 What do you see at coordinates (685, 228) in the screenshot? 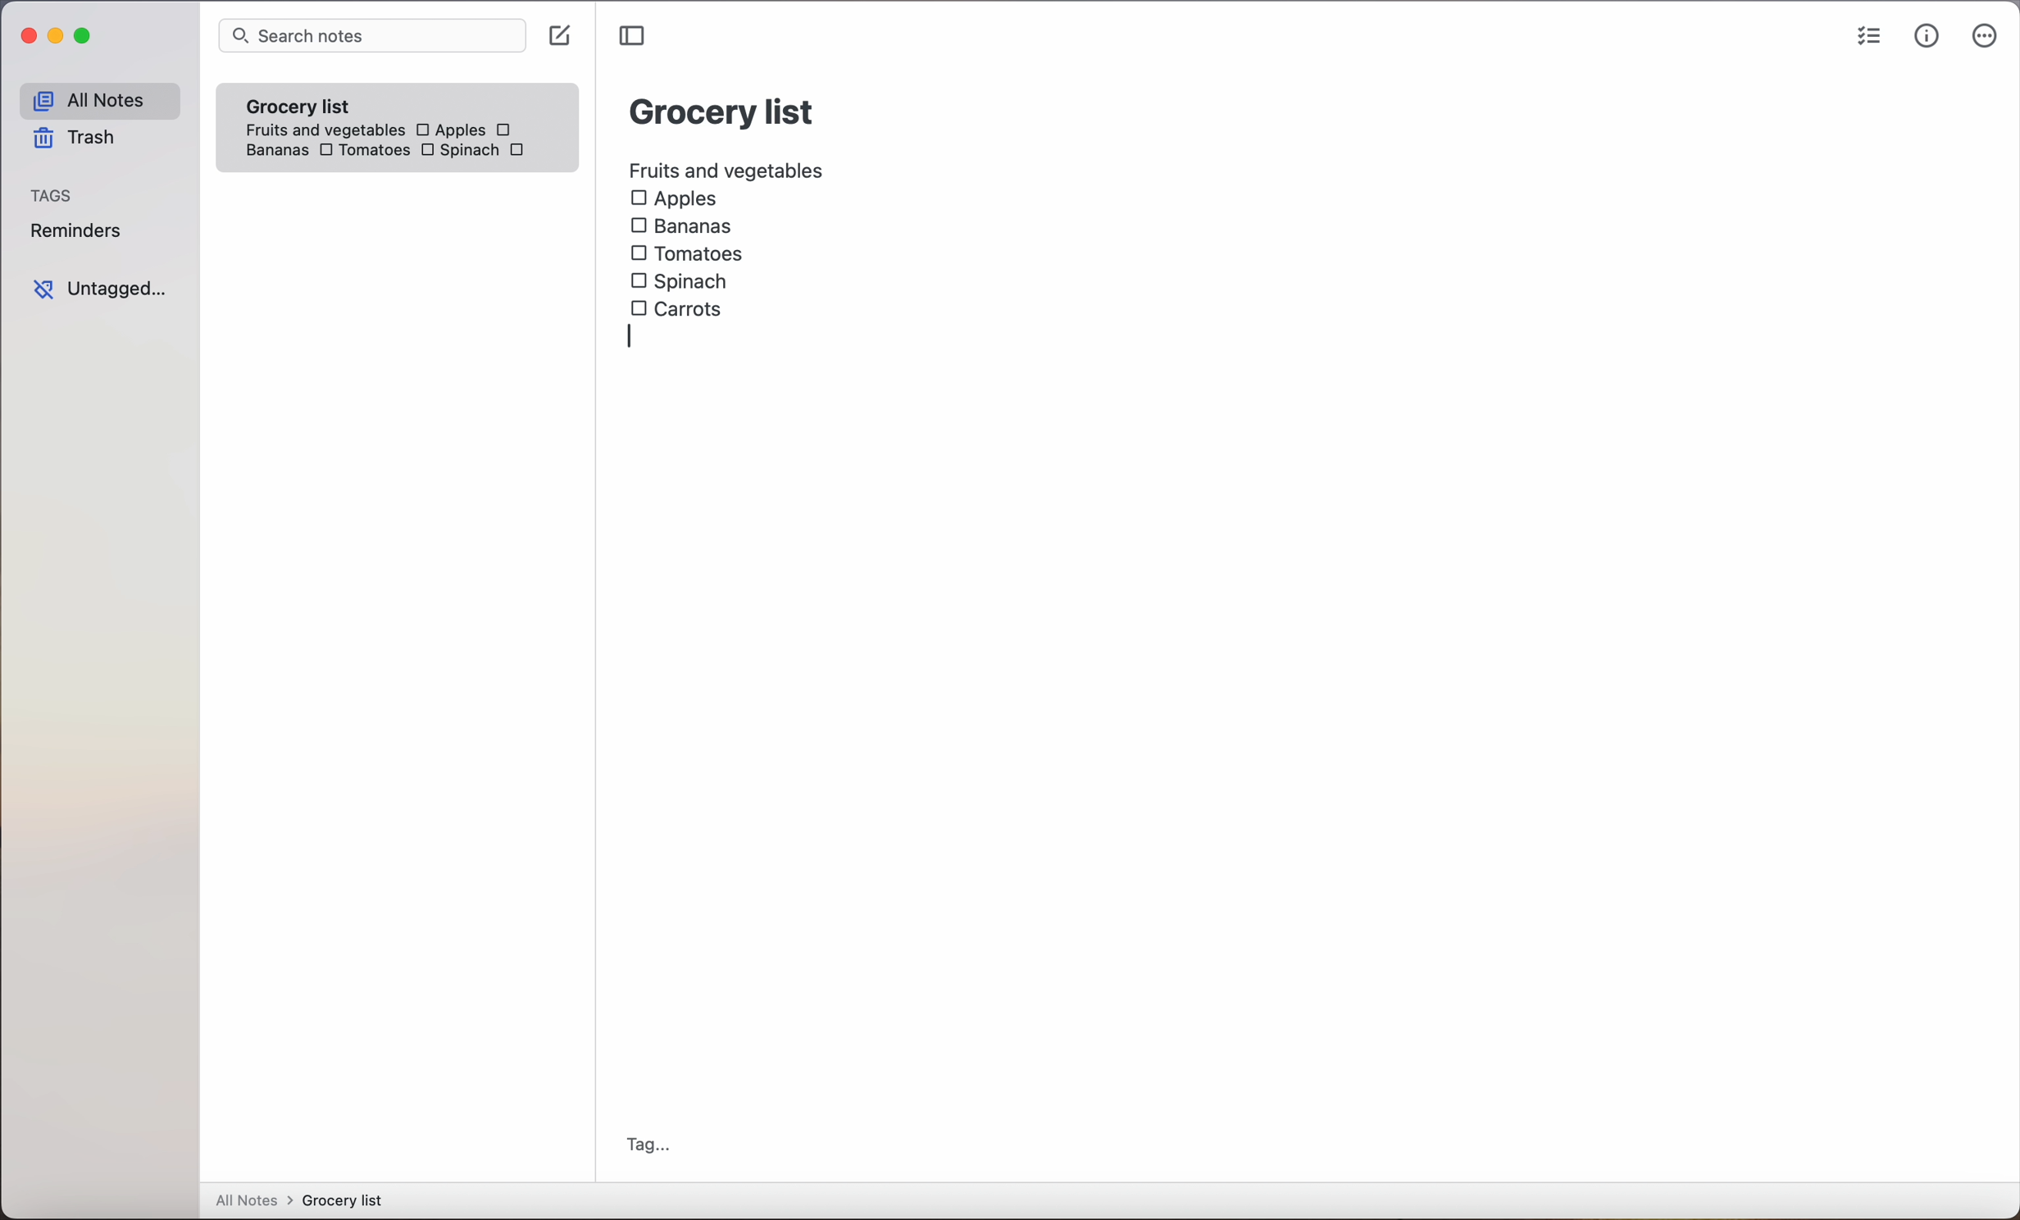
I see `Bananas checkbox` at bounding box center [685, 228].